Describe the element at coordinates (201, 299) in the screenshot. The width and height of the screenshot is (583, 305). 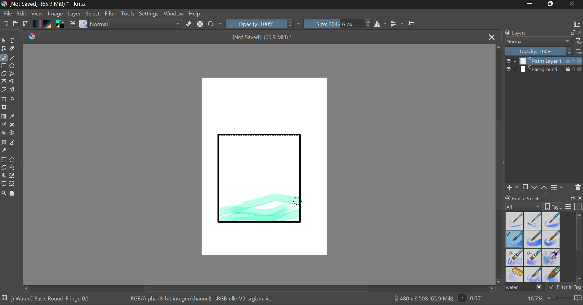
I see `Color Information` at that location.